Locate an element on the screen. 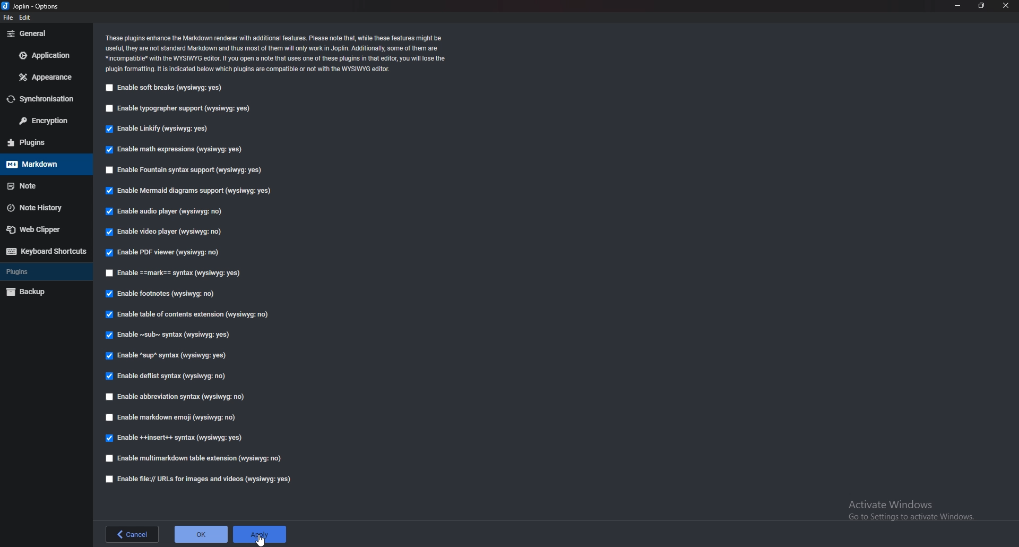 The width and height of the screenshot is (1019, 547). edit is located at coordinates (29, 17).